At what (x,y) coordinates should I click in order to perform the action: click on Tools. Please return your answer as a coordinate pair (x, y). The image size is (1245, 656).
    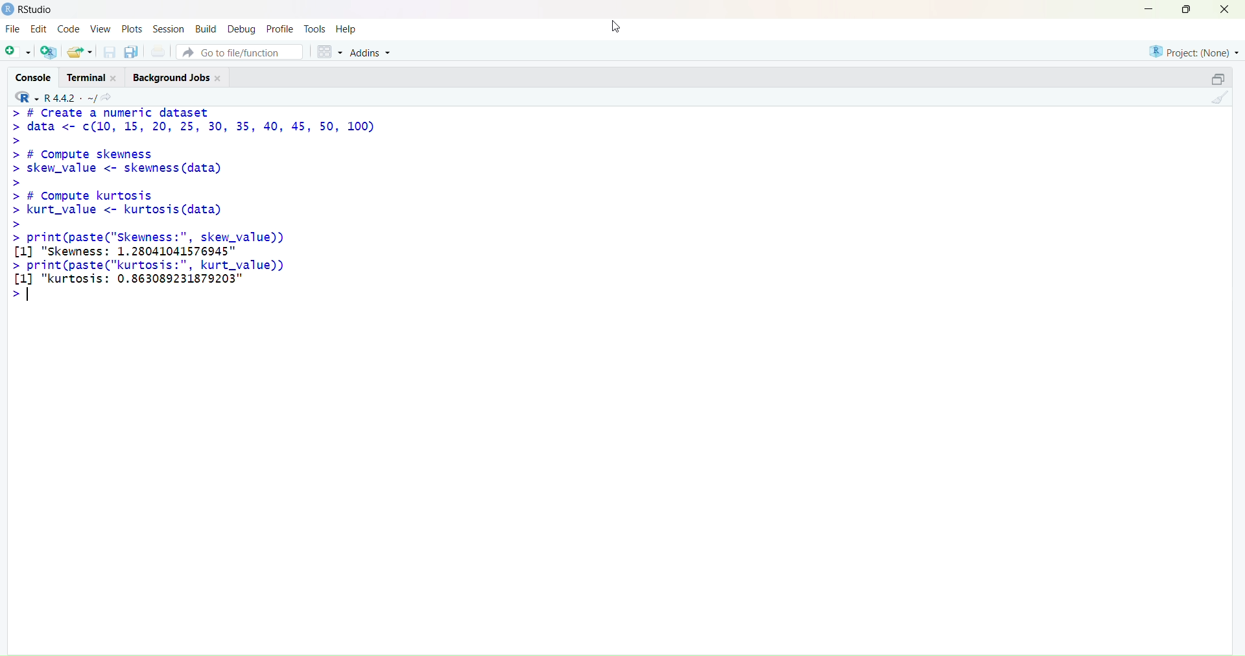
    Looking at the image, I should click on (315, 27).